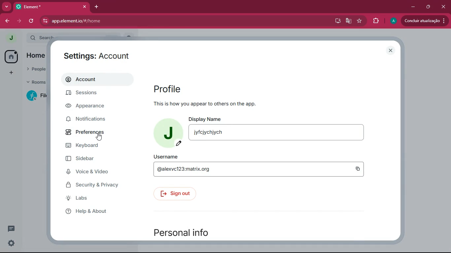 The width and height of the screenshot is (451, 253). I want to click on close, so click(390, 50).